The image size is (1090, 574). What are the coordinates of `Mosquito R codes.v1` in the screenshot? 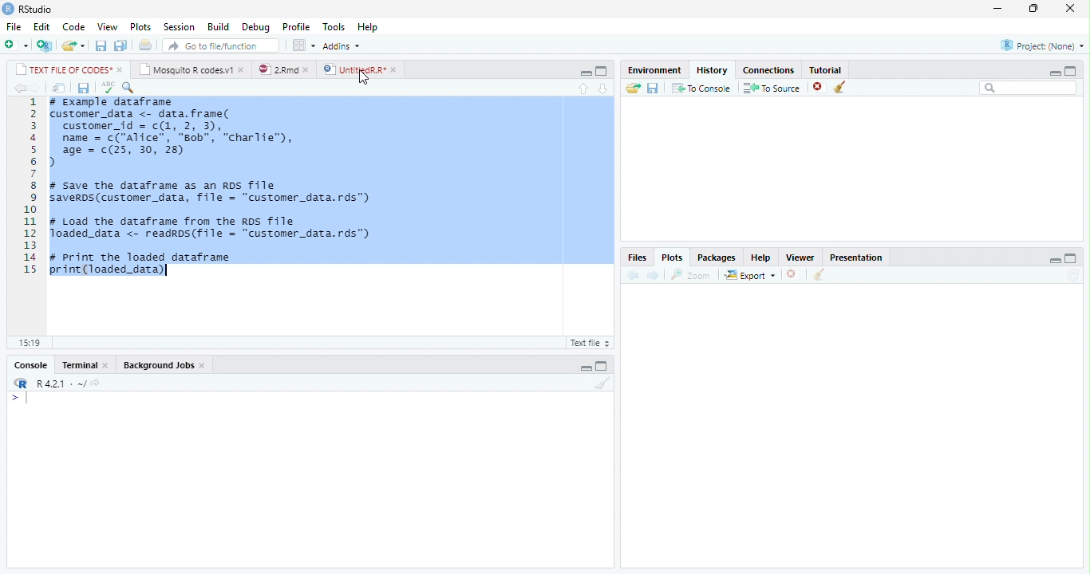 It's located at (185, 69).